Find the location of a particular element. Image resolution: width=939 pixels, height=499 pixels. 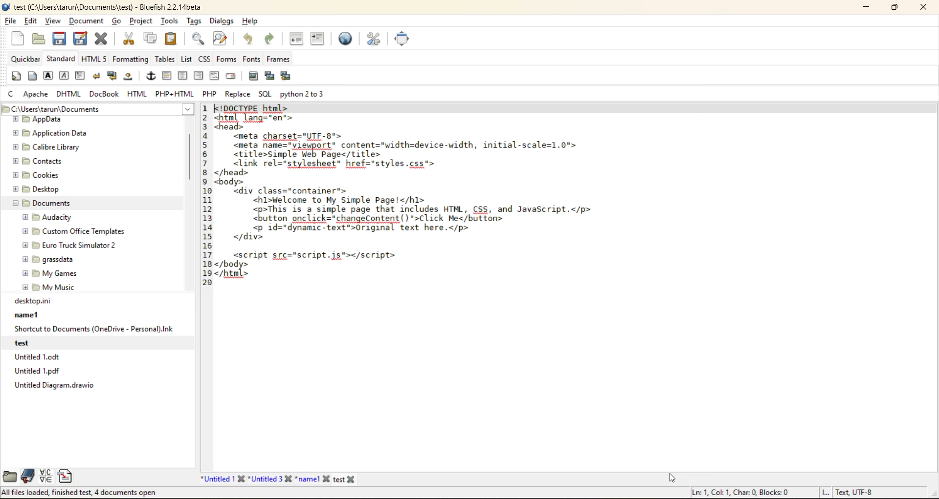

paragraph is located at coordinates (81, 75).